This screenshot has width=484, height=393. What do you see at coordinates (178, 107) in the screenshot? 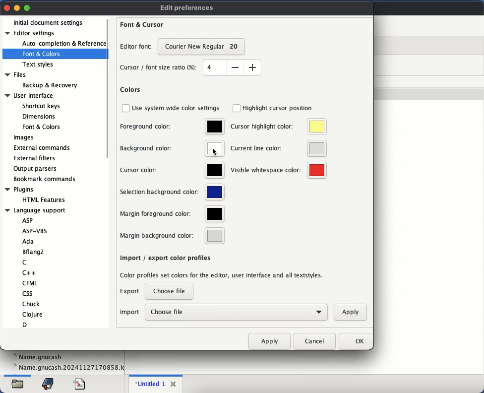
I see `use system wide color settings` at bounding box center [178, 107].